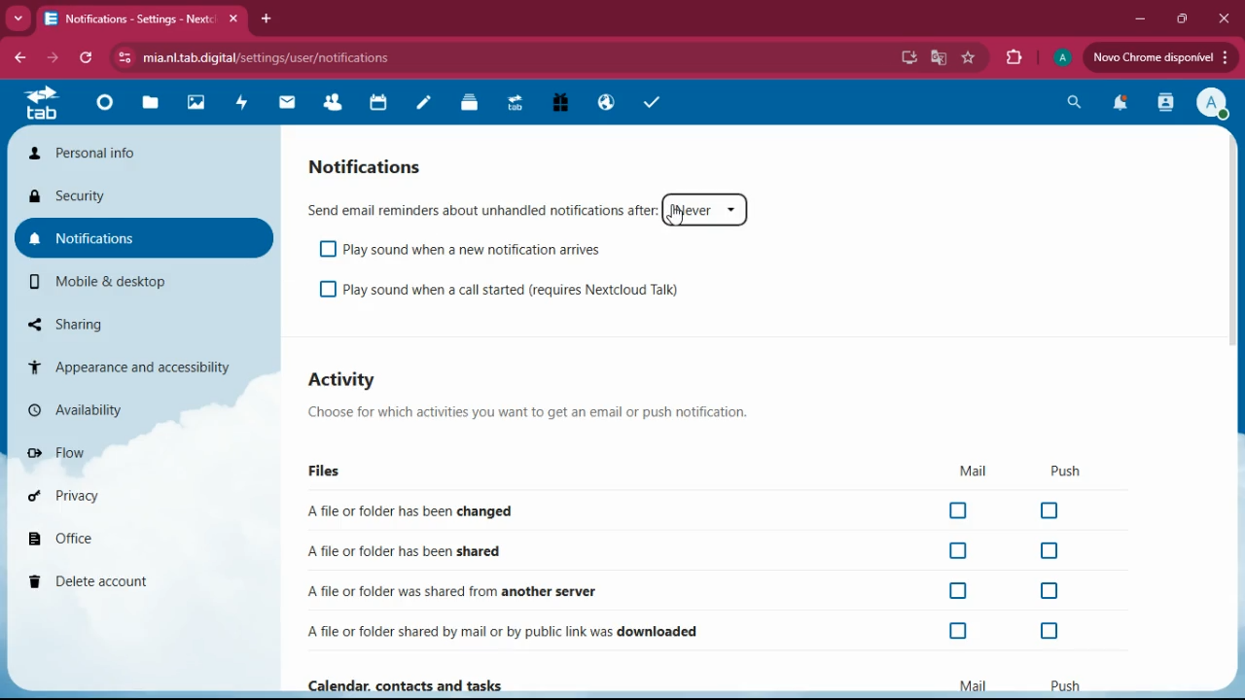 Image resolution: width=1245 pixels, height=700 pixels. What do you see at coordinates (105, 324) in the screenshot?
I see `sharing` at bounding box center [105, 324].